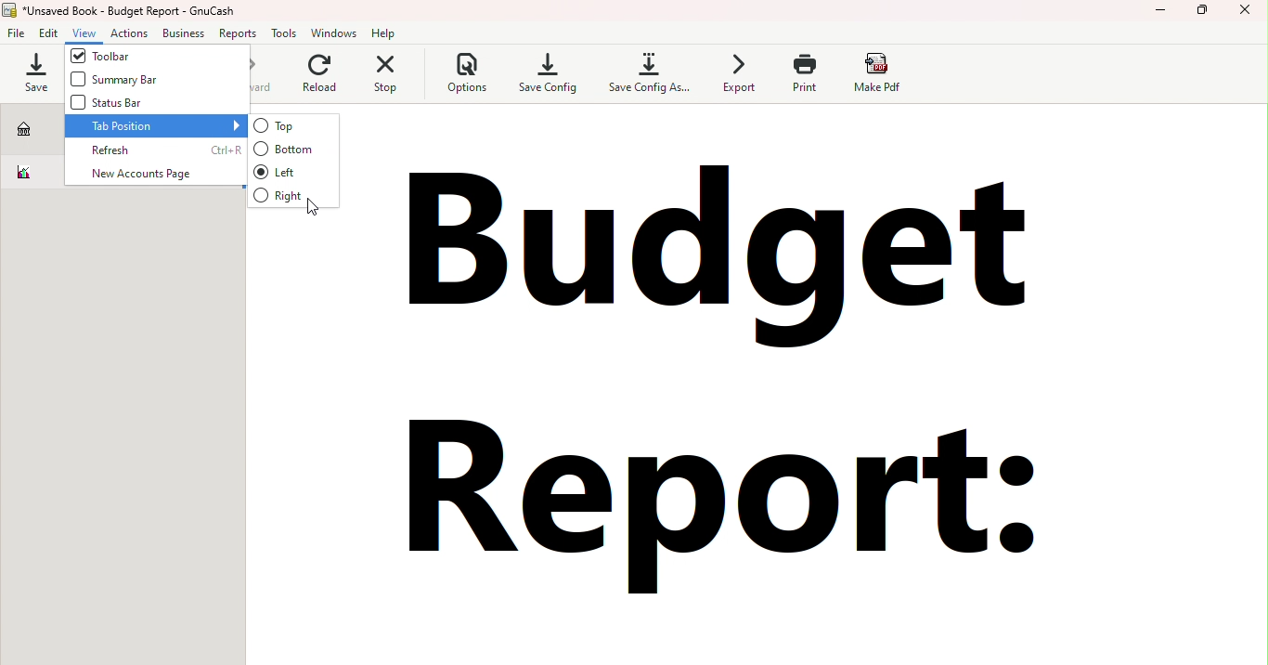 The image size is (1268, 665). Describe the element at coordinates (544, 72) in the screenshot. I see `Save config` at that location.